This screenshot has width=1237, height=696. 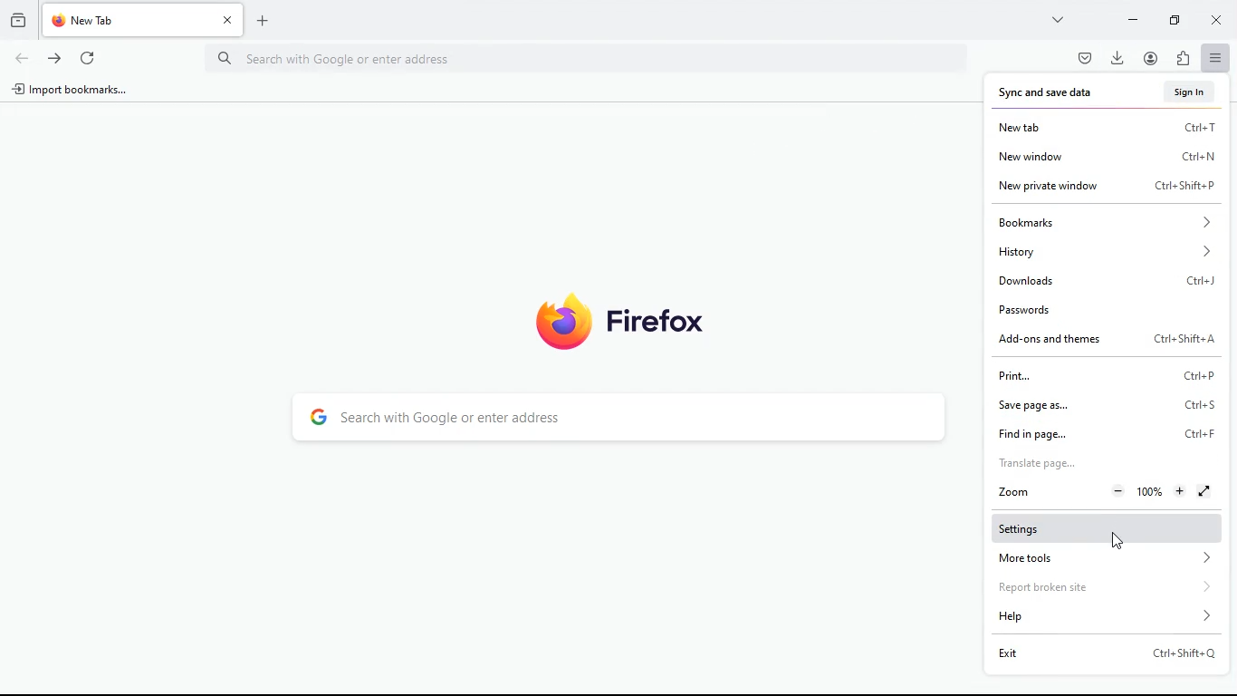 What do you see at coordinates (620, 320) in the screenshot?
I see `firefox` at bounding box center [620, 320].